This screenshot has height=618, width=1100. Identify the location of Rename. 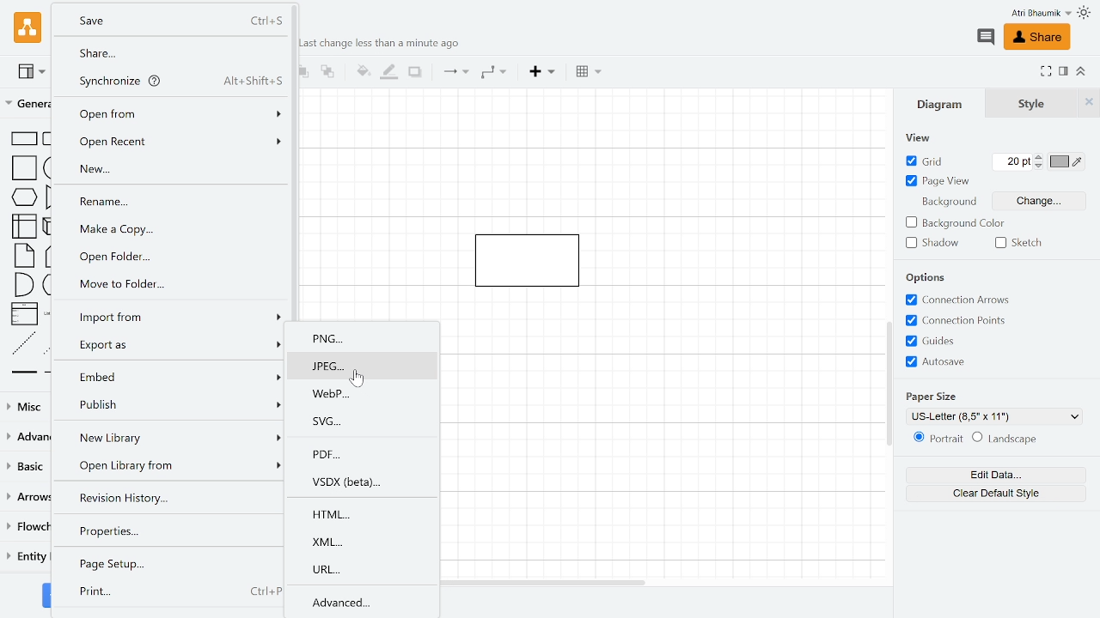
(174, 200).